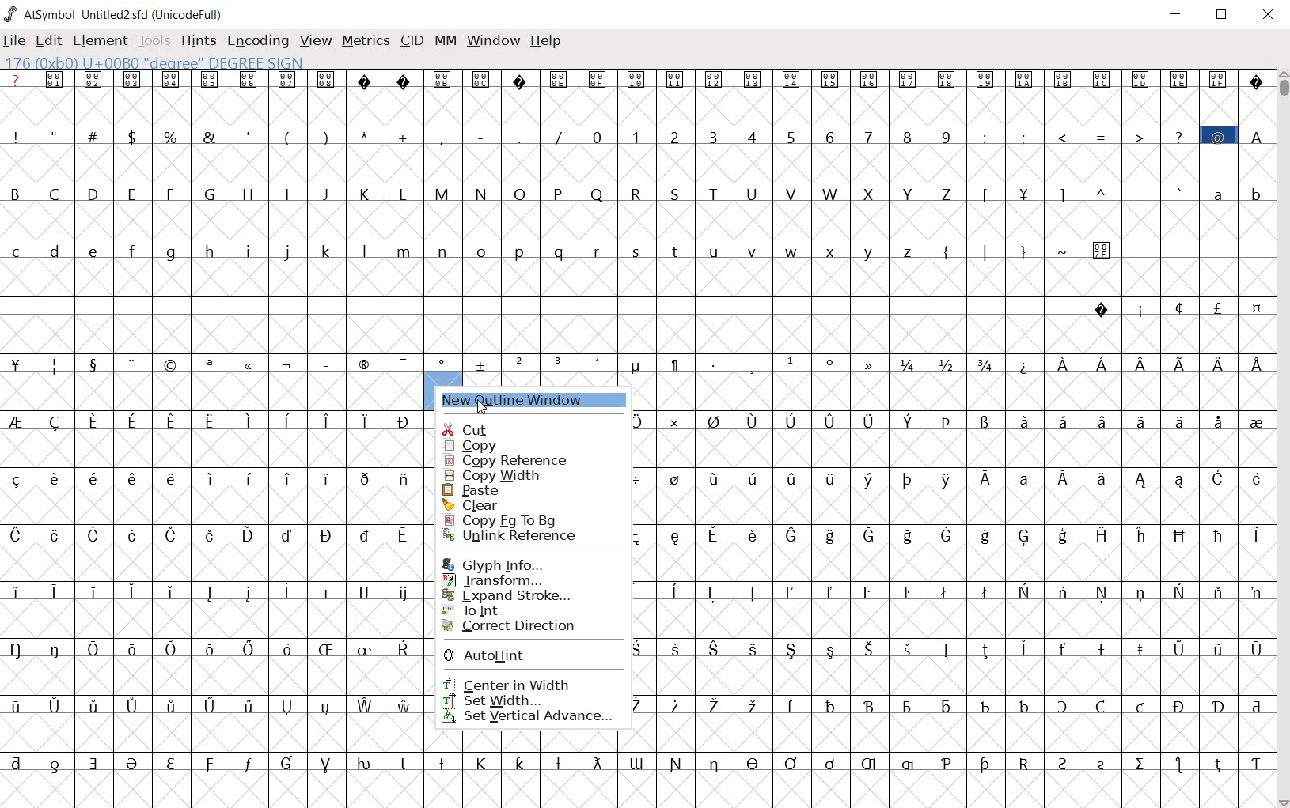 Image resolution: width=1290 pixels, height=808 pixels. I want to click on @, so click(1220, 135).